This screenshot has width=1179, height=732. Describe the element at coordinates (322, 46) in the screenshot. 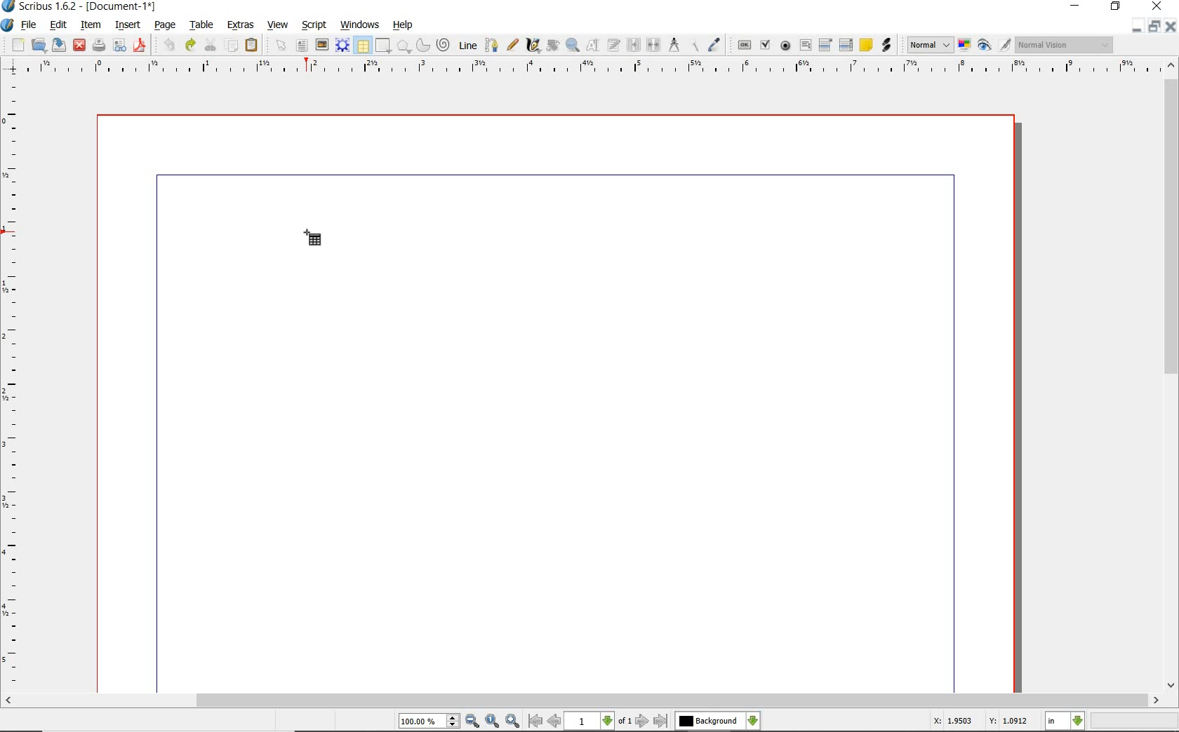

I see `image` at that location.